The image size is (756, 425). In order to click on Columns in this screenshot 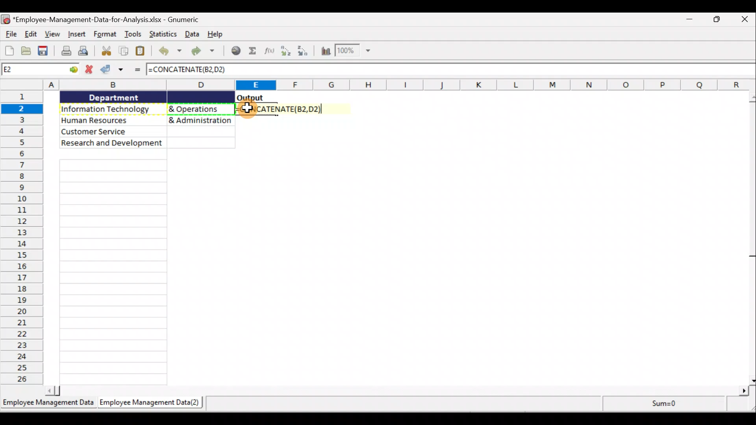, I will do `click(400, 85)`.